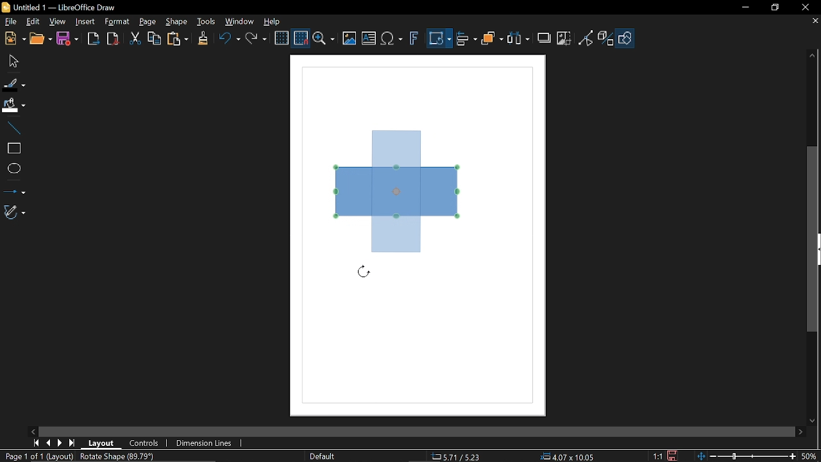 This screenshot has height=462, width=821. I want to click on Rectangle (direction the diagram is changing to), so click(396, 189).